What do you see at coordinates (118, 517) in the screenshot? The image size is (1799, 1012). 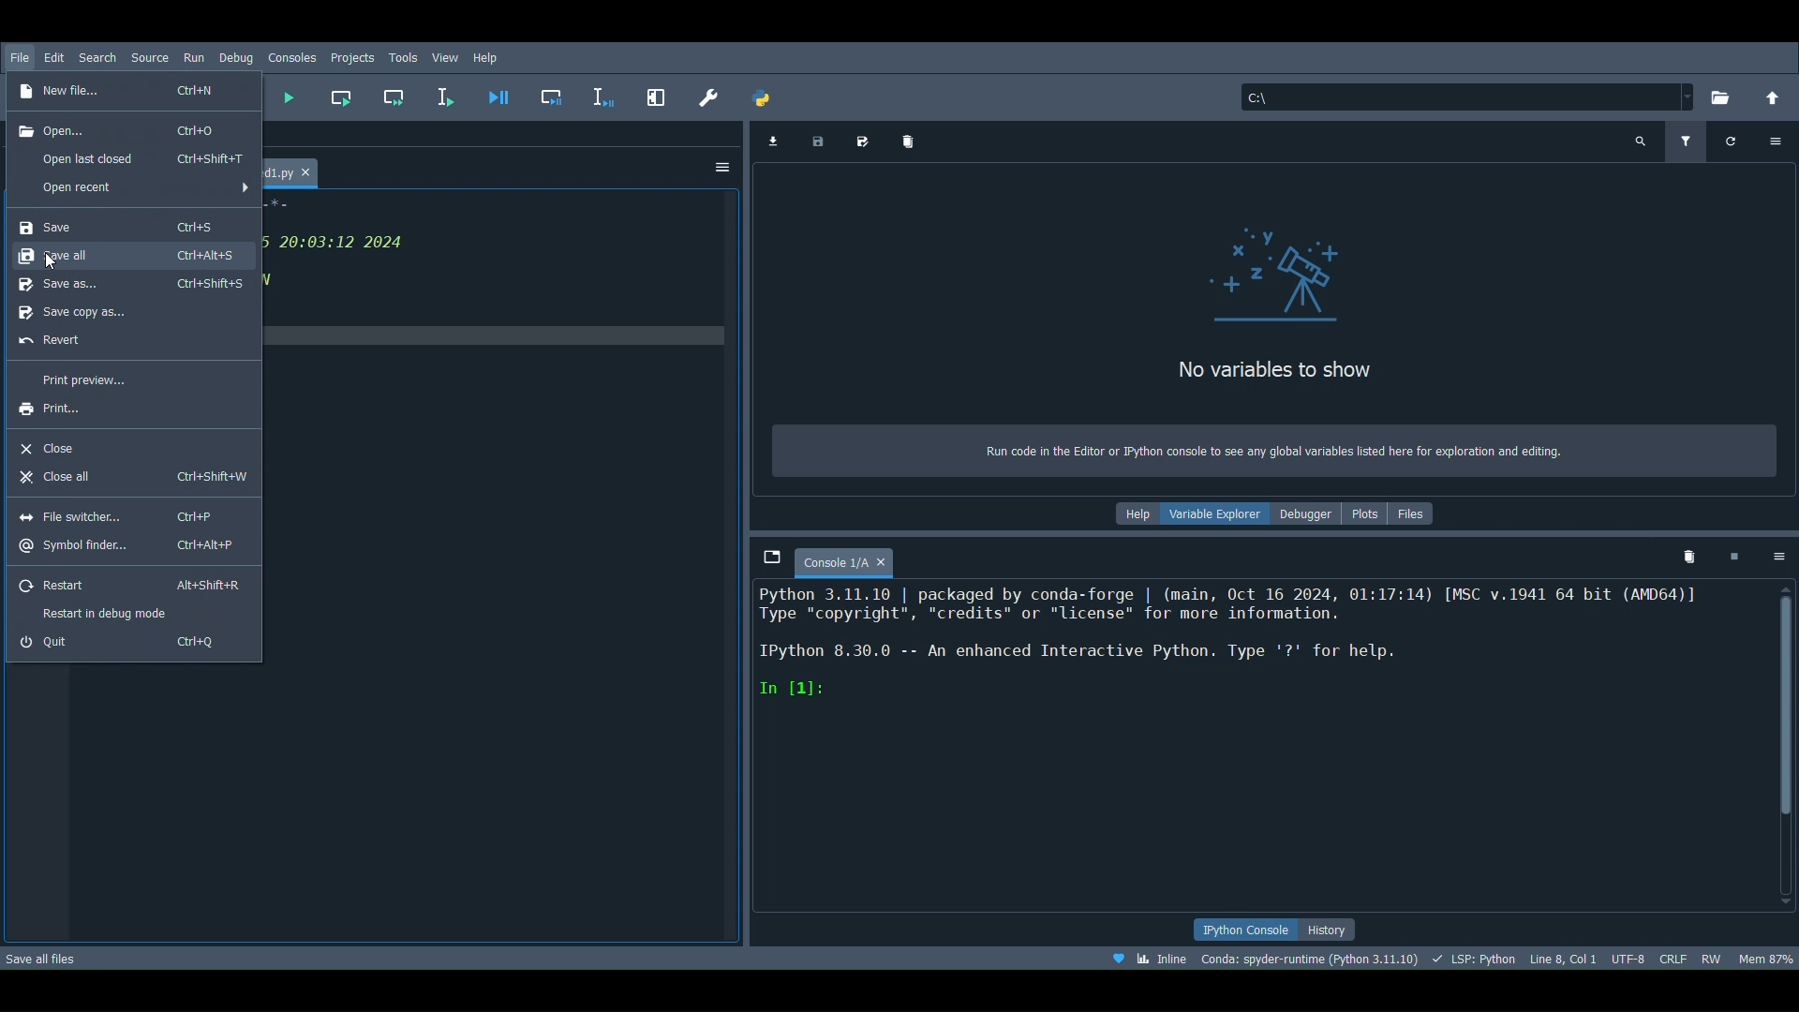 I see `File switcher` at bounding box center [118, 517].